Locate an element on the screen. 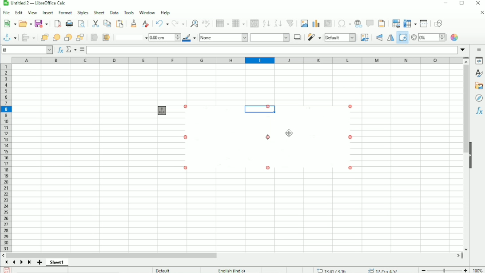  Headers and footers is located at coordinates (382, 23).